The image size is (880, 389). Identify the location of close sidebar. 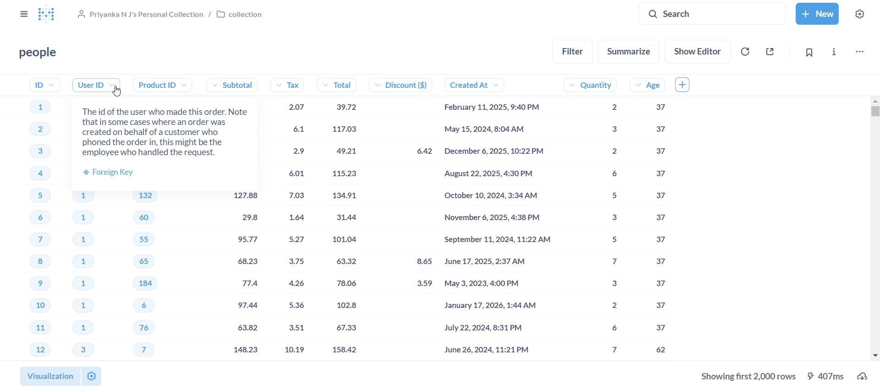
(23, 13).